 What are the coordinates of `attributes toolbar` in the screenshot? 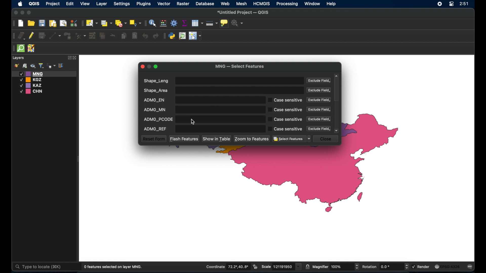 It's located at (145, 23).